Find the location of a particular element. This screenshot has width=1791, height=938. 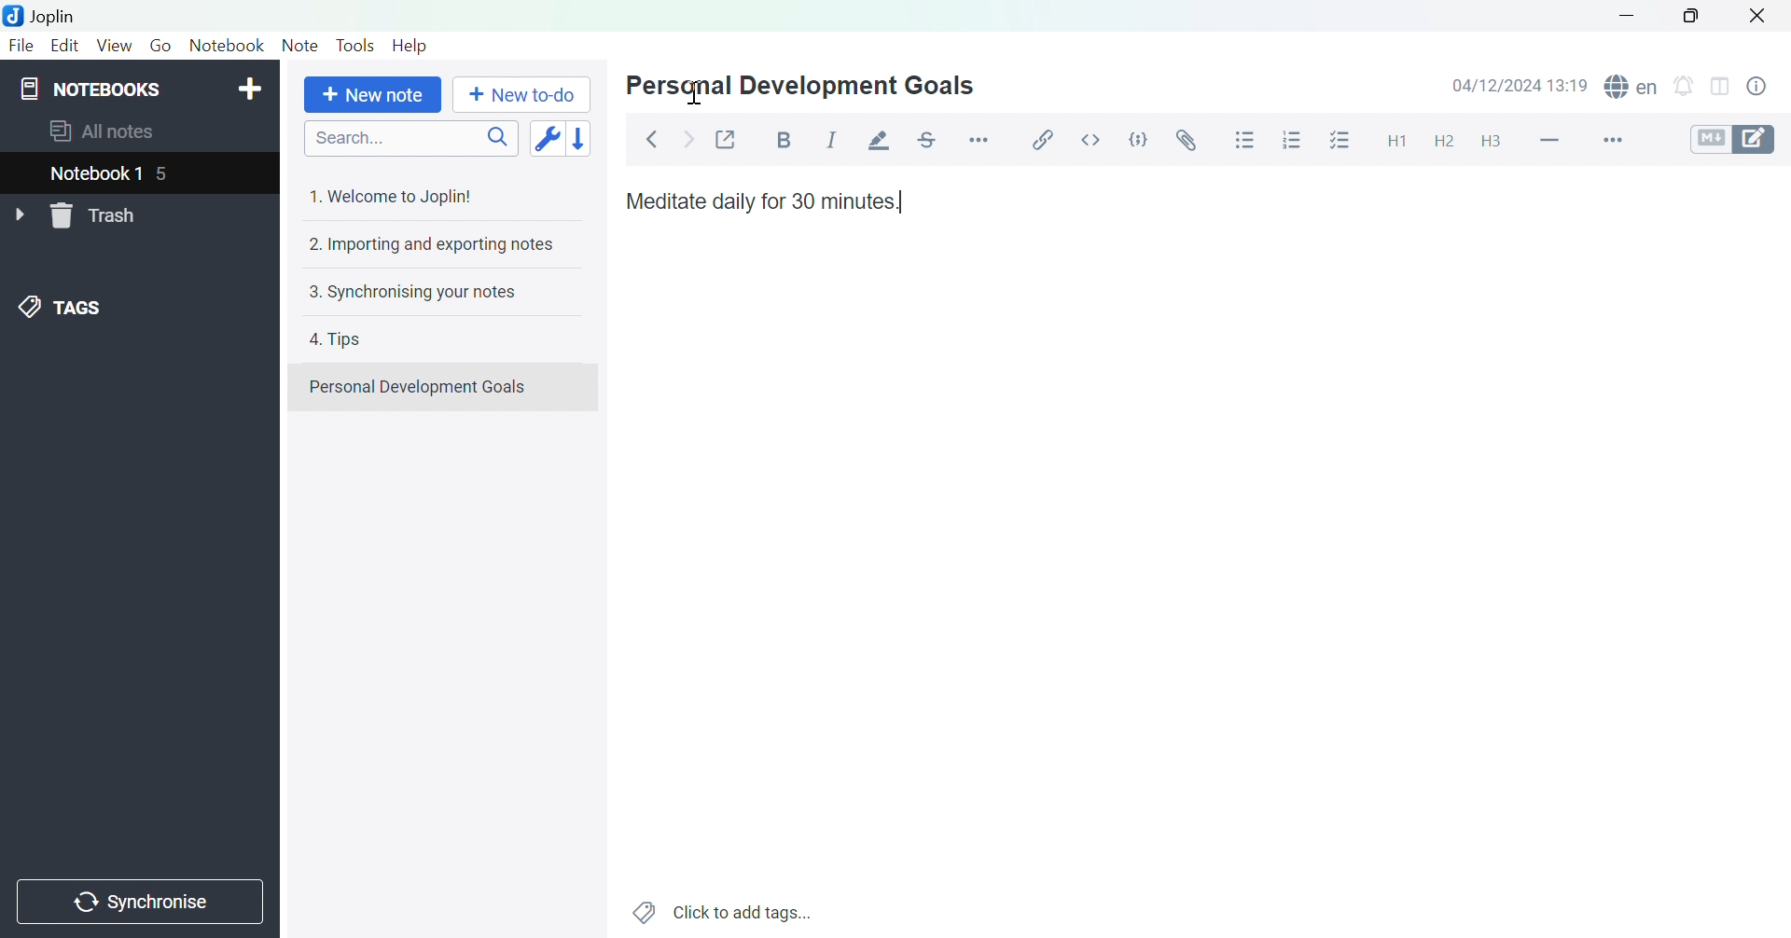

Note properties is located at coordinates (1765, 87).